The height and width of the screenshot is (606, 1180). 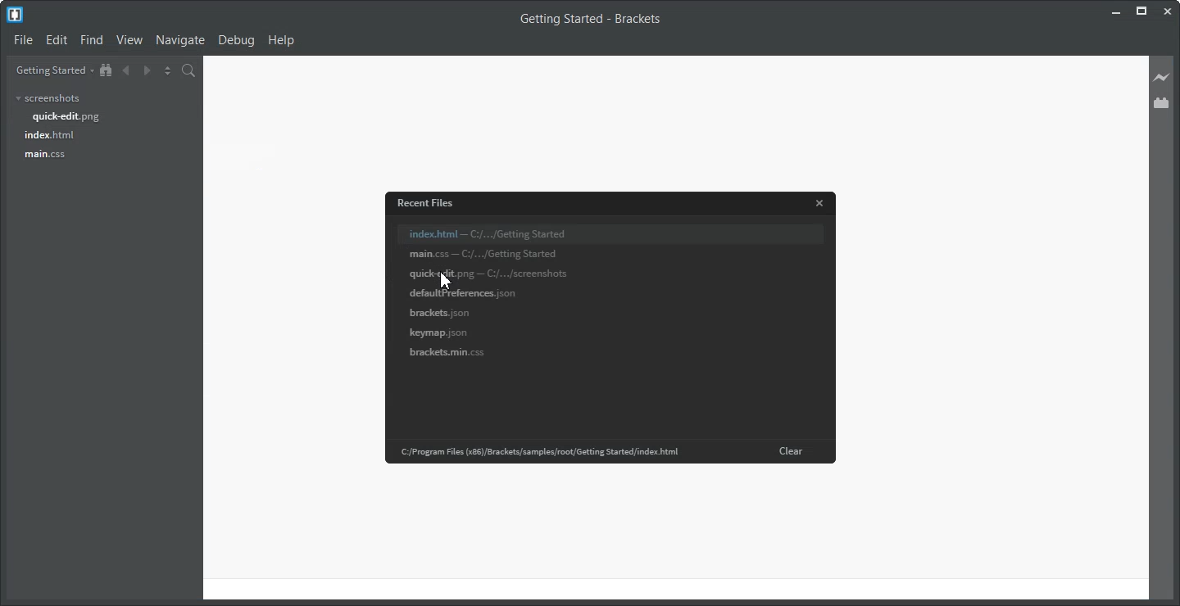 I want to click on Navigate Backward, so click(x=126, y=70).